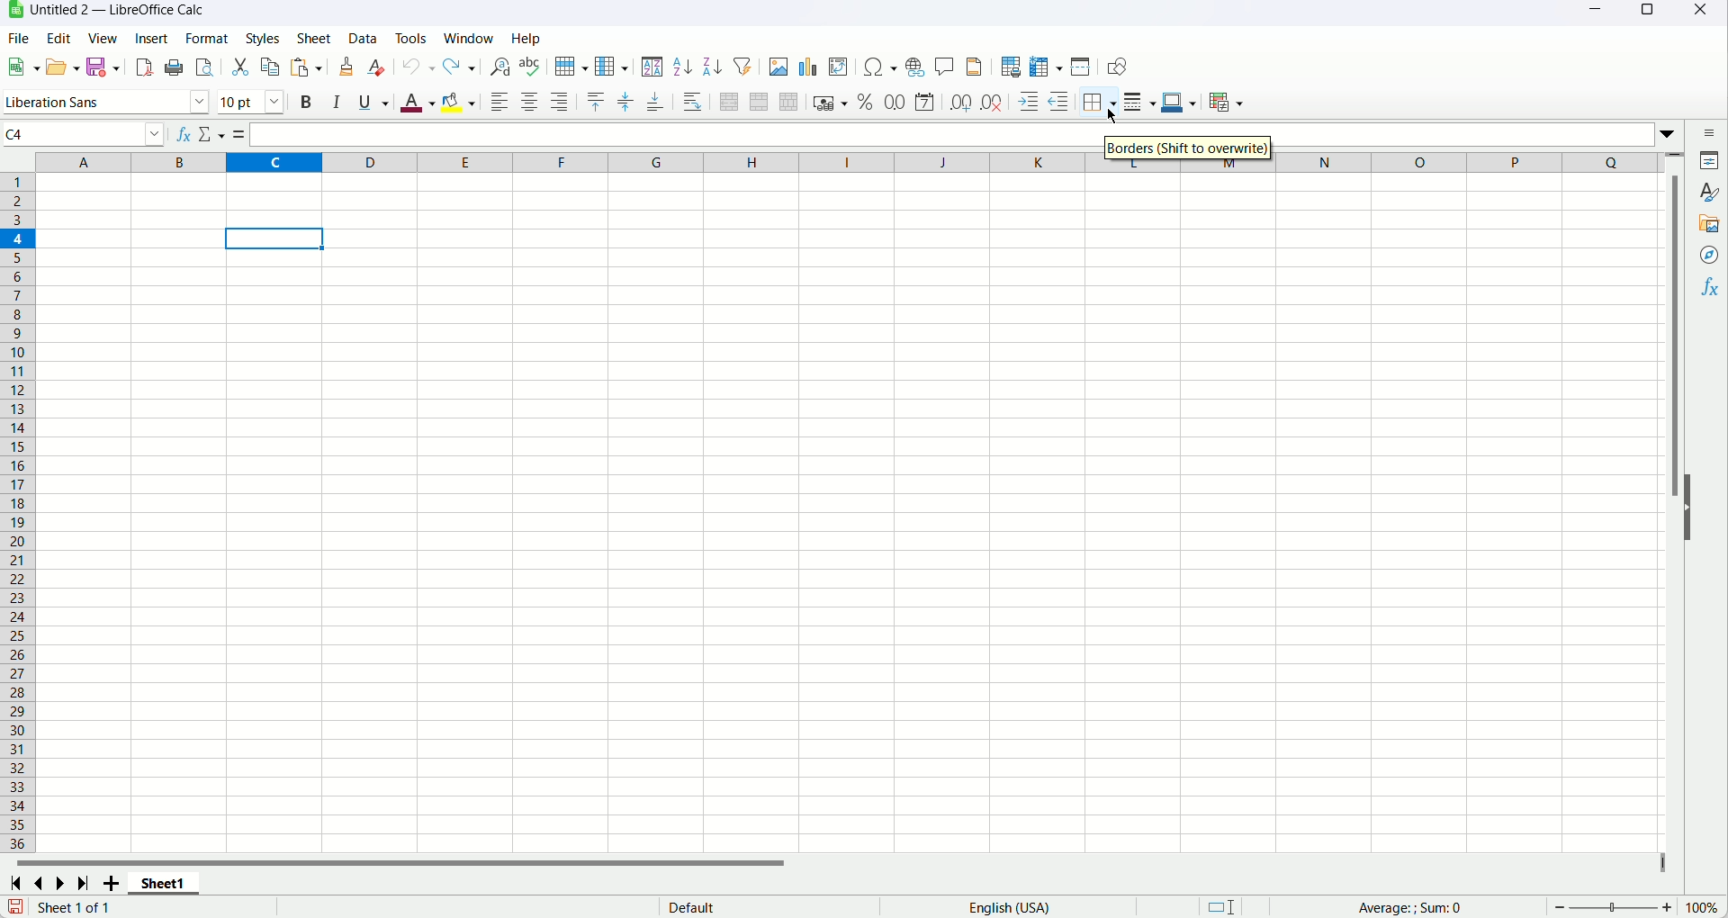  What do you see at coordinates (1219, 906) in the screenshot?
I see `Standard selection` at bounding box center [1219, 906].